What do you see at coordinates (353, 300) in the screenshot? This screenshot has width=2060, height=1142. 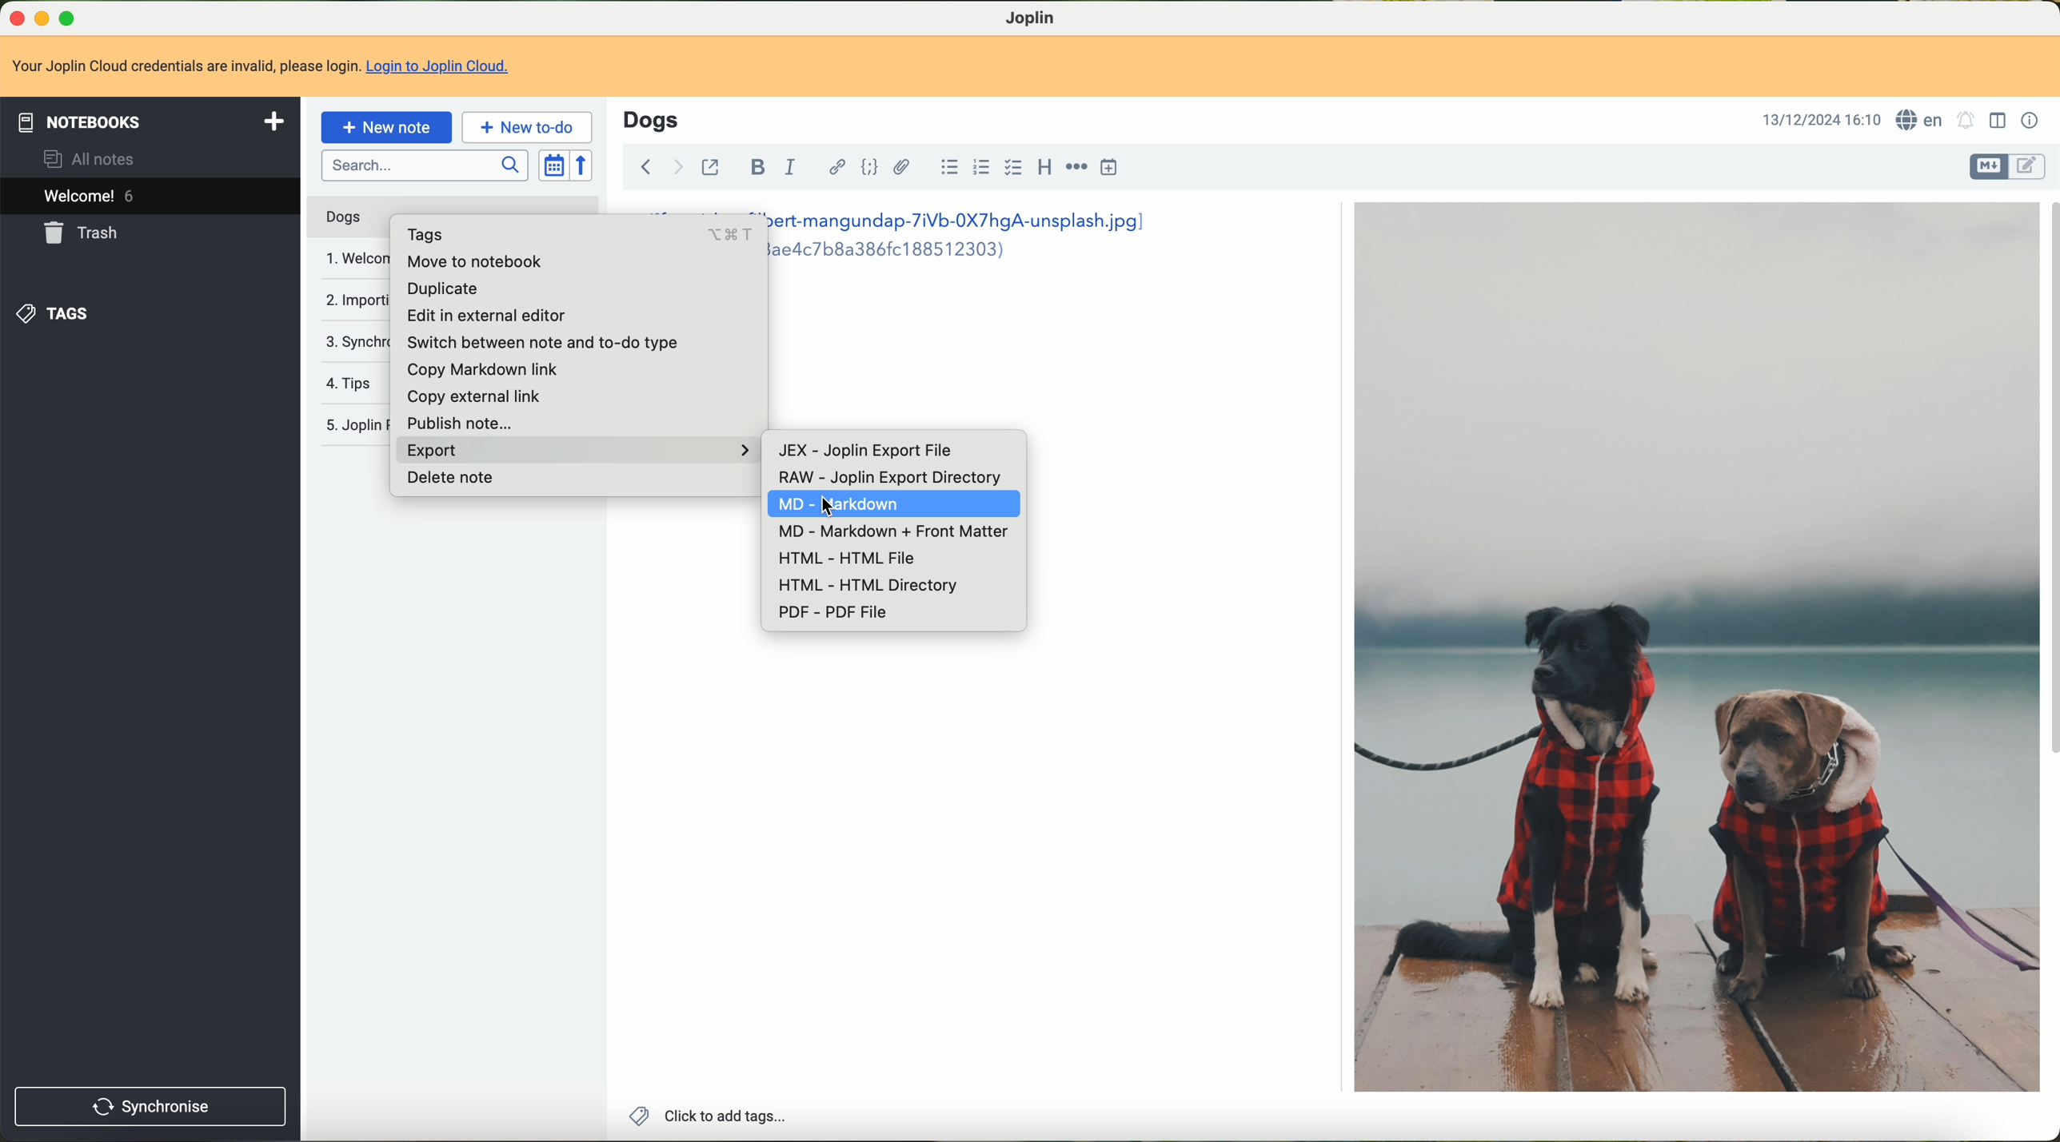 I see `importing and exporting notes` at bounding box center [353, 300].